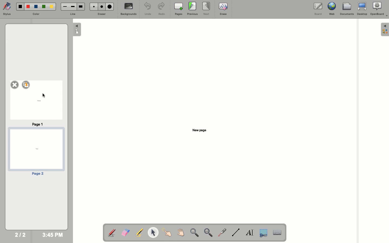 Image resolution: width=389 pixels, height=243 pixels. What do you see at coordinates (221, 232) in the screenshot?
I see `Virtual laser pointer` at bounding box center [221, 232].